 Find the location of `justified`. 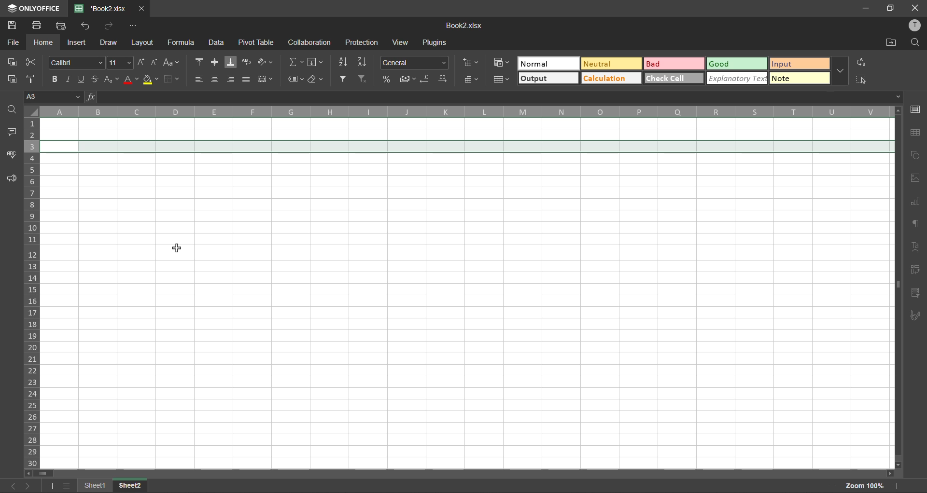

justified is located at coordinates (248, 79).